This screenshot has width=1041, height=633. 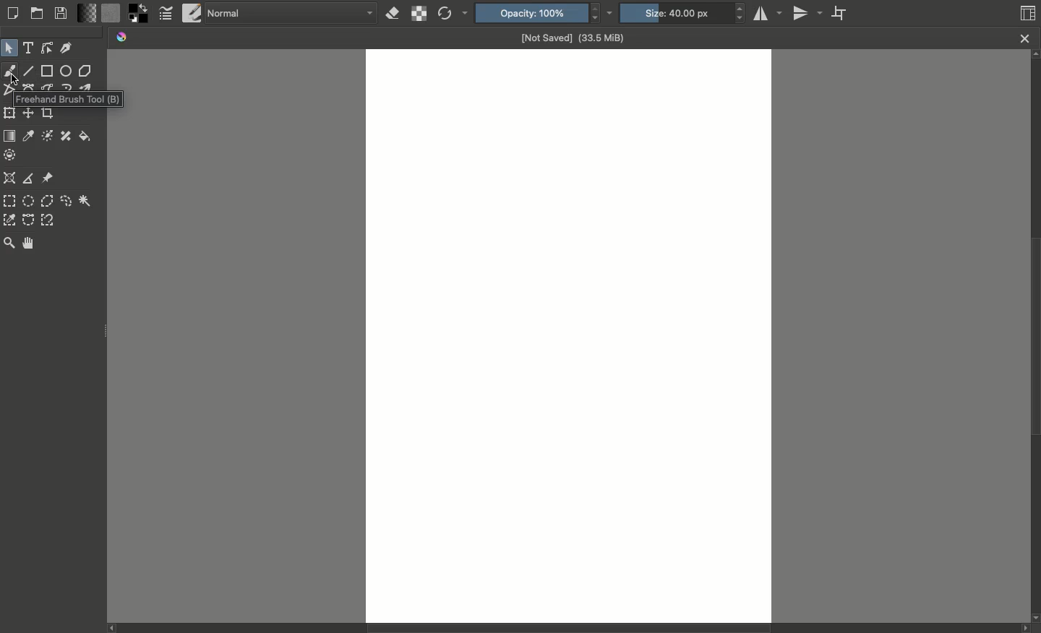 What do you see at coordinates (67, 72) in the screenshot?
I see `Ellipse tool` at bounding box center [67, 72].